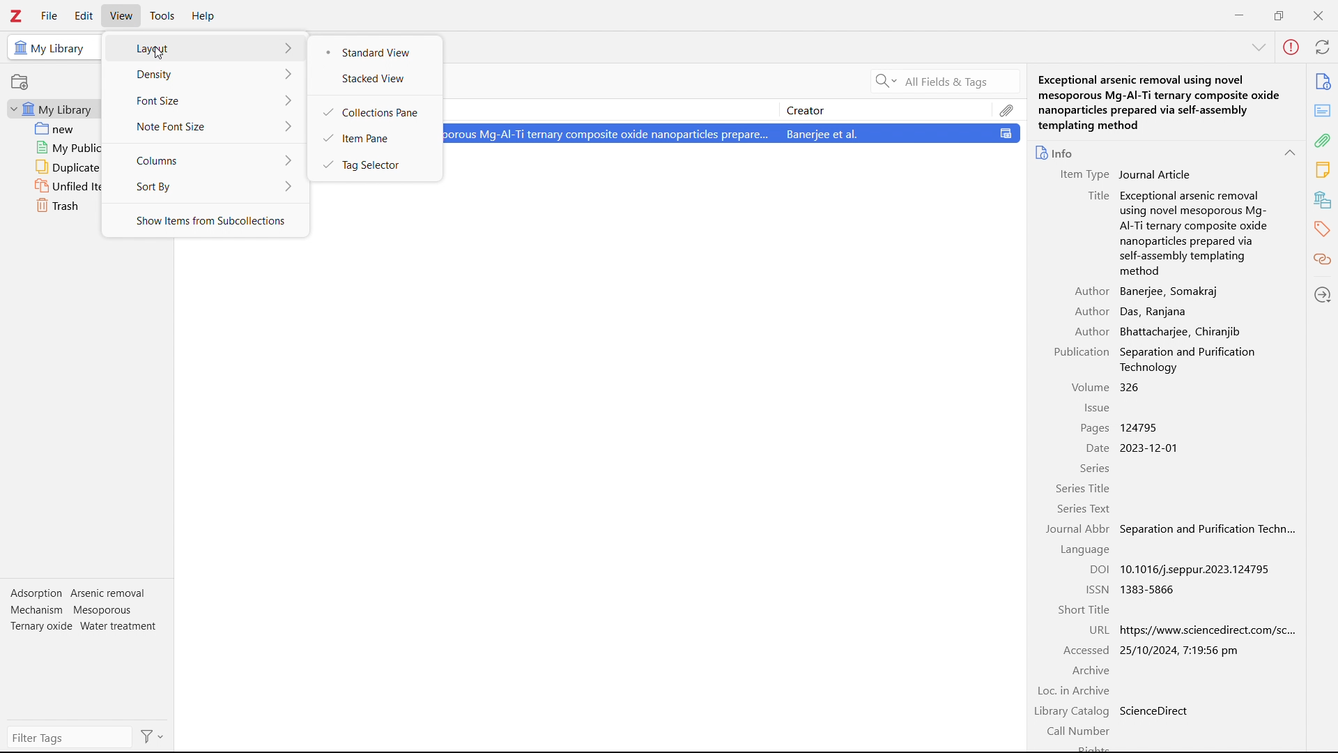  What do you see at coordinates (1178, 330) in the screenshot?
I see `Bhattacharjee, Chiranjib` at bounding box center [1178, 330].